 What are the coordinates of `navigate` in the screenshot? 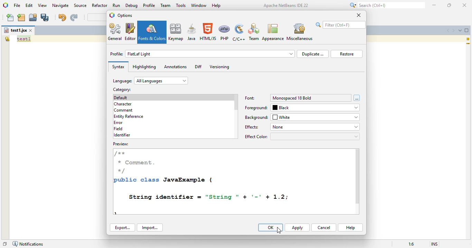 It's located at (60, 5).